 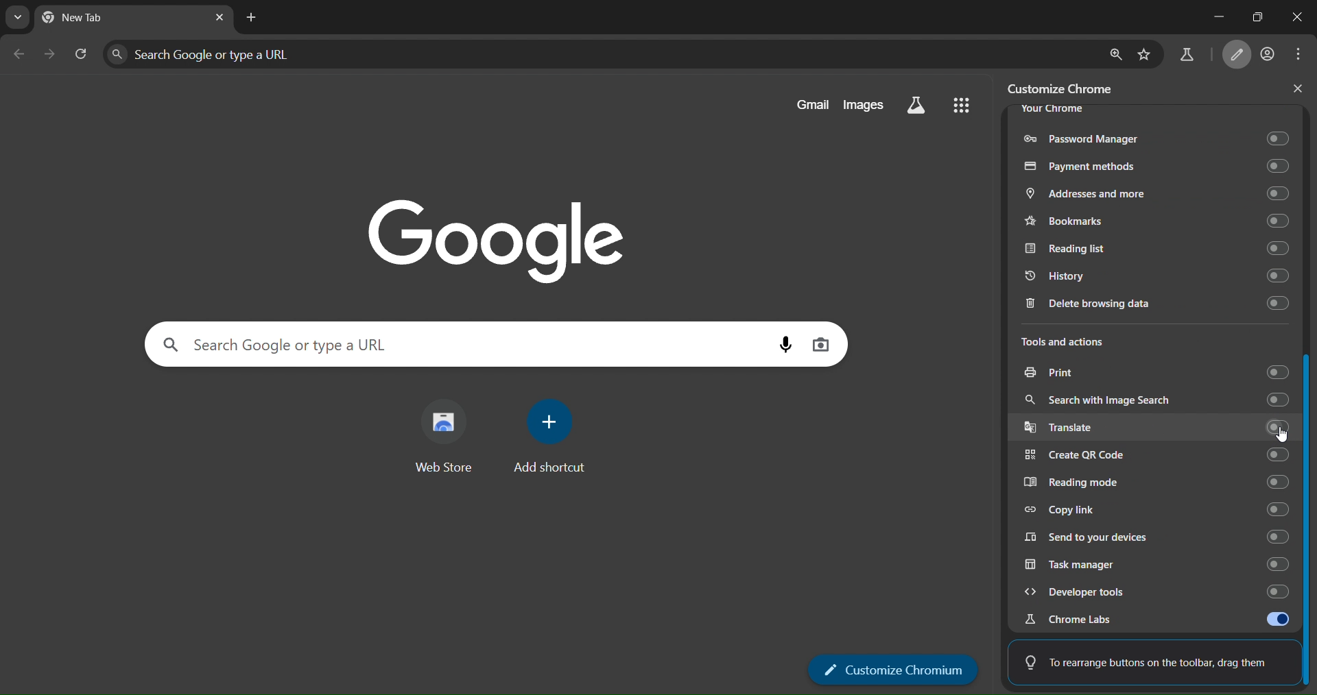 What do you see at coordinates (1309, 517) in the screenshot?
I see `slider` at bounding box center [1309, 517].